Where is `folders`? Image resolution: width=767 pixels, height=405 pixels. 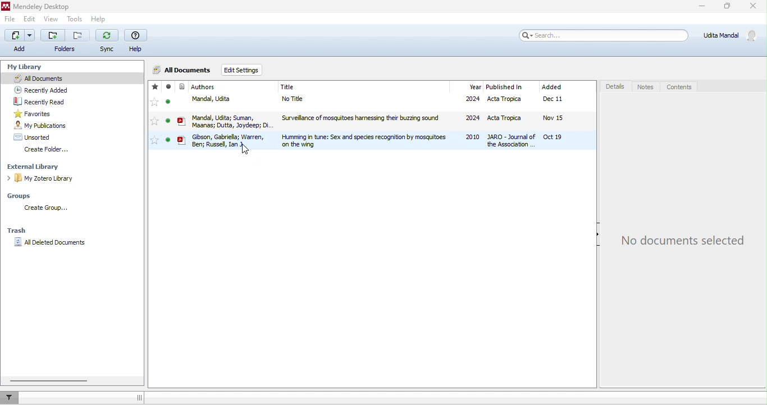
folders is located at coordinates (64, 42).